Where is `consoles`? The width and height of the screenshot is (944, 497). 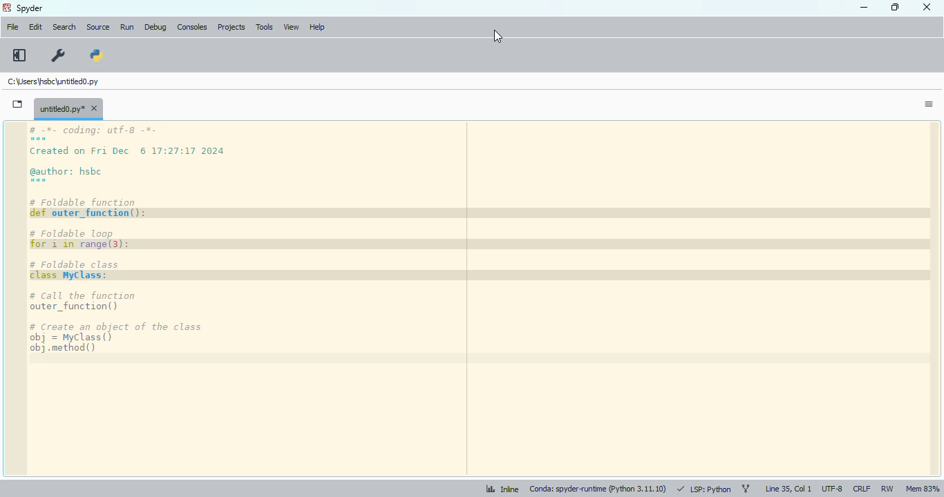 consoles is located at coordinates (193, 27).